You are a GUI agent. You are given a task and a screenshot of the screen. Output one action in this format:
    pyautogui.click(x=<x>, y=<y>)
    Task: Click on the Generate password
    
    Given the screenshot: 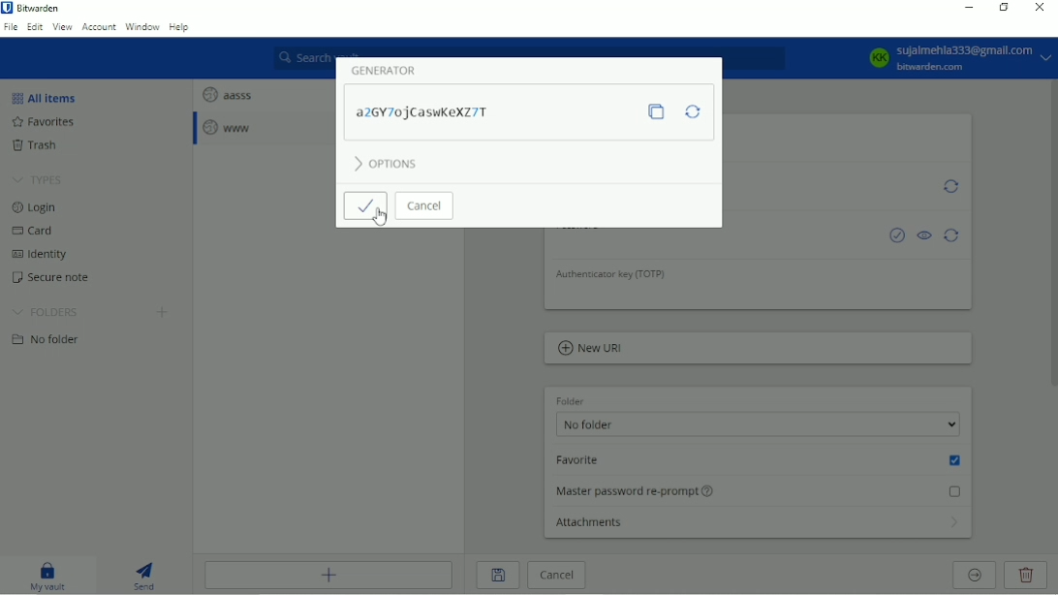 What is the action you would take?
    pyautogui.click(x=953, y=235)
    